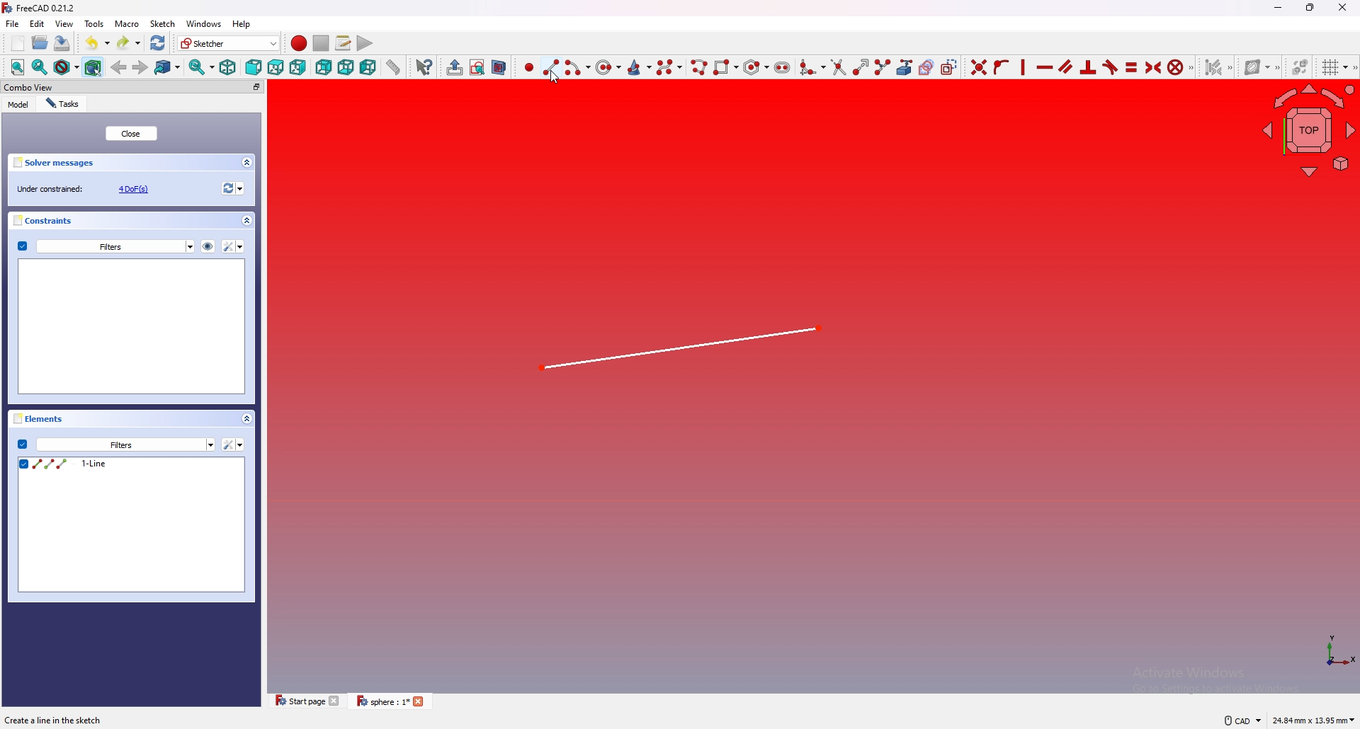 The image size is (1360, 729). What do you see at coordinates (298, 67) in the screenshot?
I see `Right` at bounding box center [298, 67].